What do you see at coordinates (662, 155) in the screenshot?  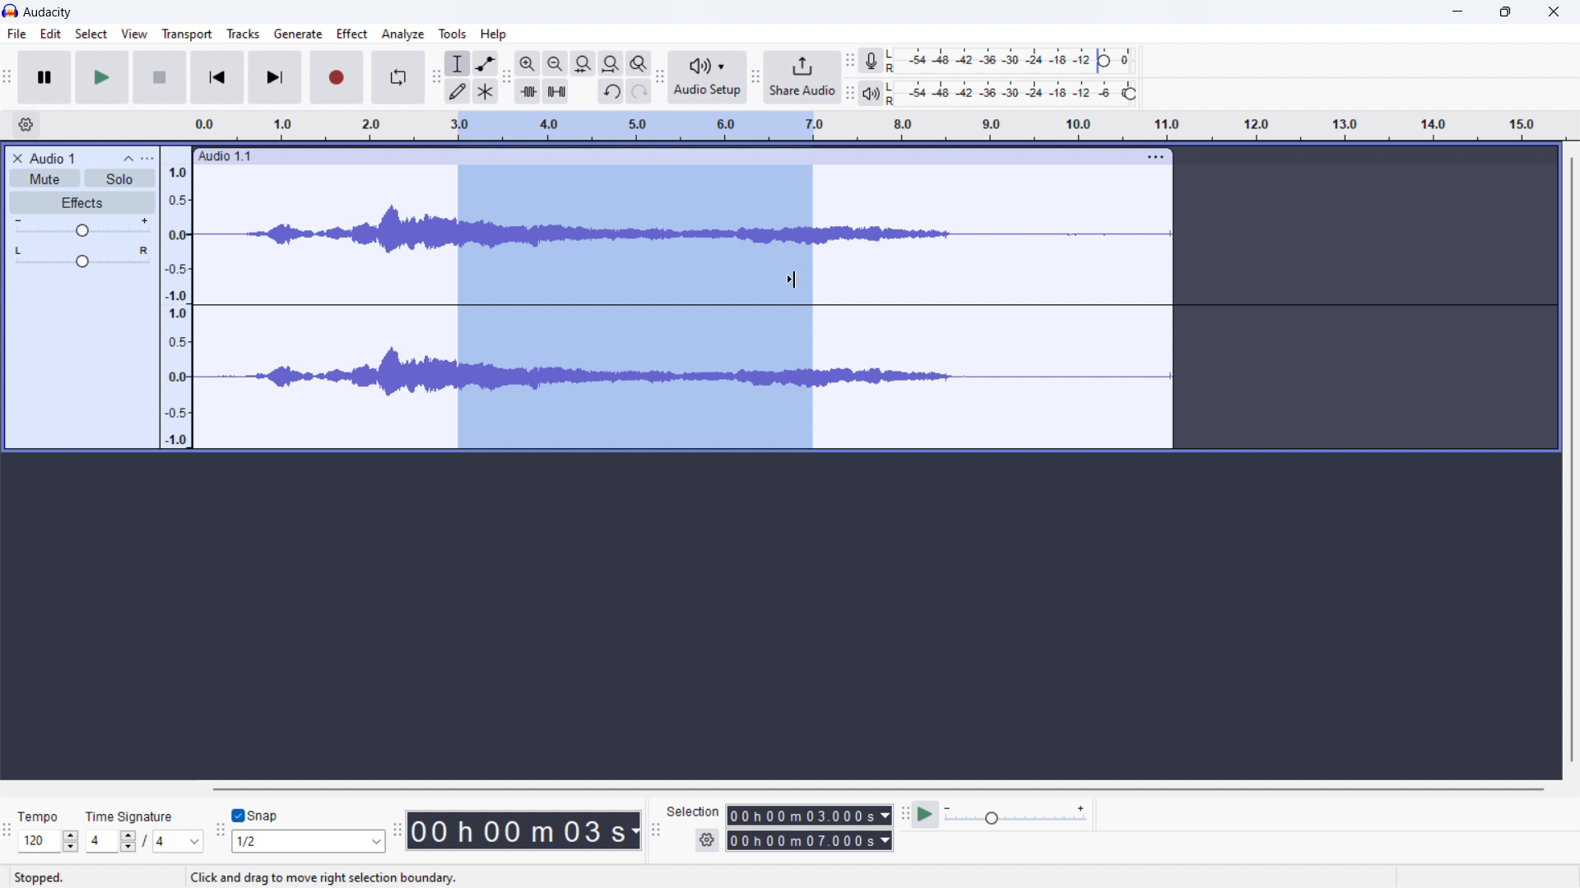 I see `Audio 1.1` at bounding box center [662, 155].